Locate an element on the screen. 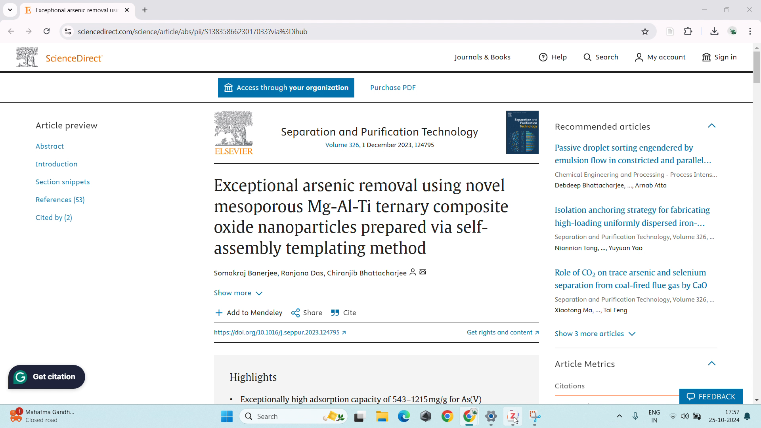 This screenshot has height=428, width=761. Article preview is located at coordinates (68, 125).